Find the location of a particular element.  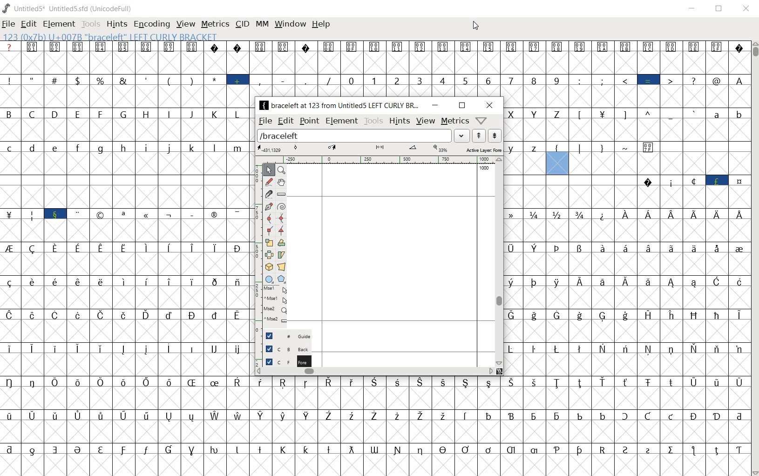

Element is located at coordinates (342, 121).